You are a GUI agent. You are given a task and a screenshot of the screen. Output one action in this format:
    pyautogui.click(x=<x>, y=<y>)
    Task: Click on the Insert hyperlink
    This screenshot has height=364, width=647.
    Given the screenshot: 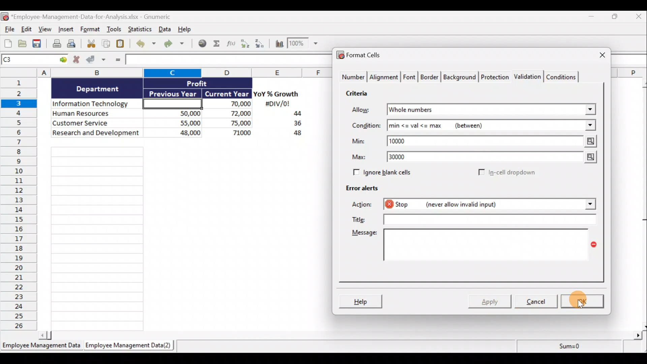 What is the action you would take?
    pyautogui.click(x=203, y=43)
    